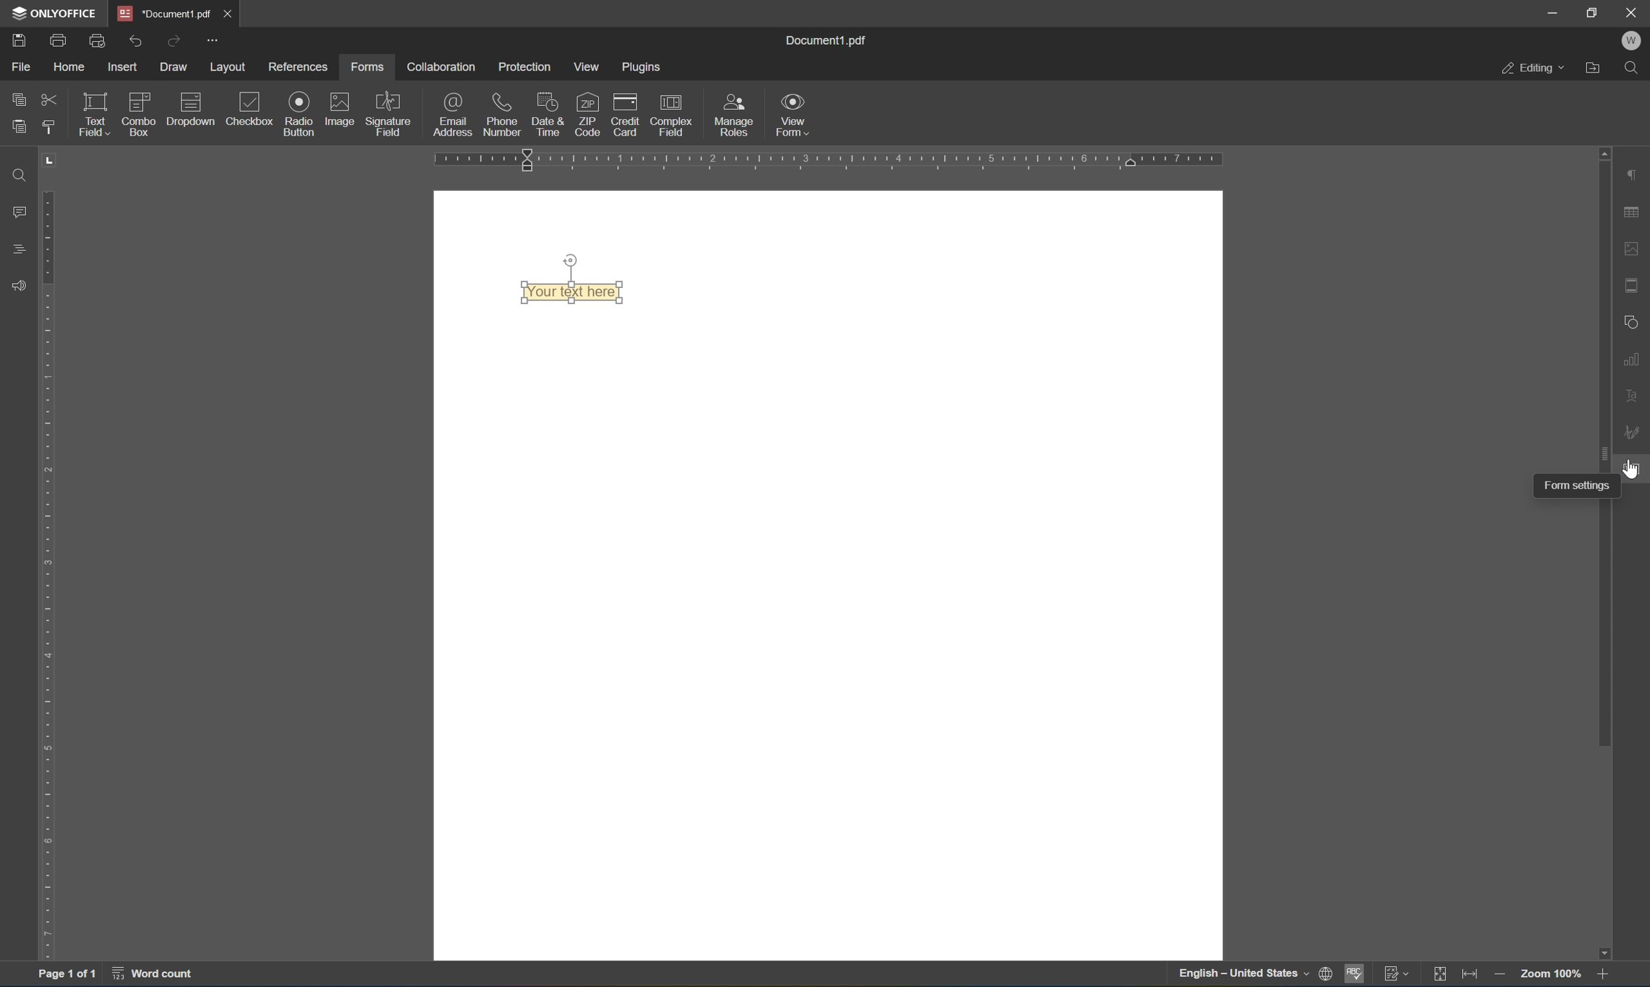 This screenshot has width=1650, height=987. I want to click on form settings, so click(1633, 468).